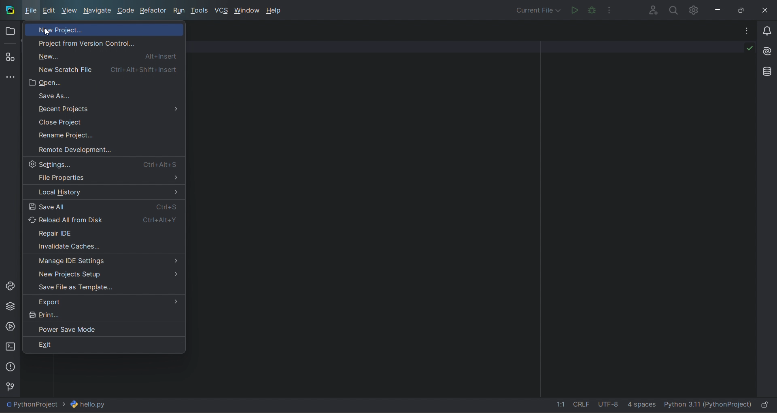 This screenshot has height=413, width=777. What do you see at coordinates (104, 110) in the screenshot?
I see `recent projects` at bounding box center [104, 110].